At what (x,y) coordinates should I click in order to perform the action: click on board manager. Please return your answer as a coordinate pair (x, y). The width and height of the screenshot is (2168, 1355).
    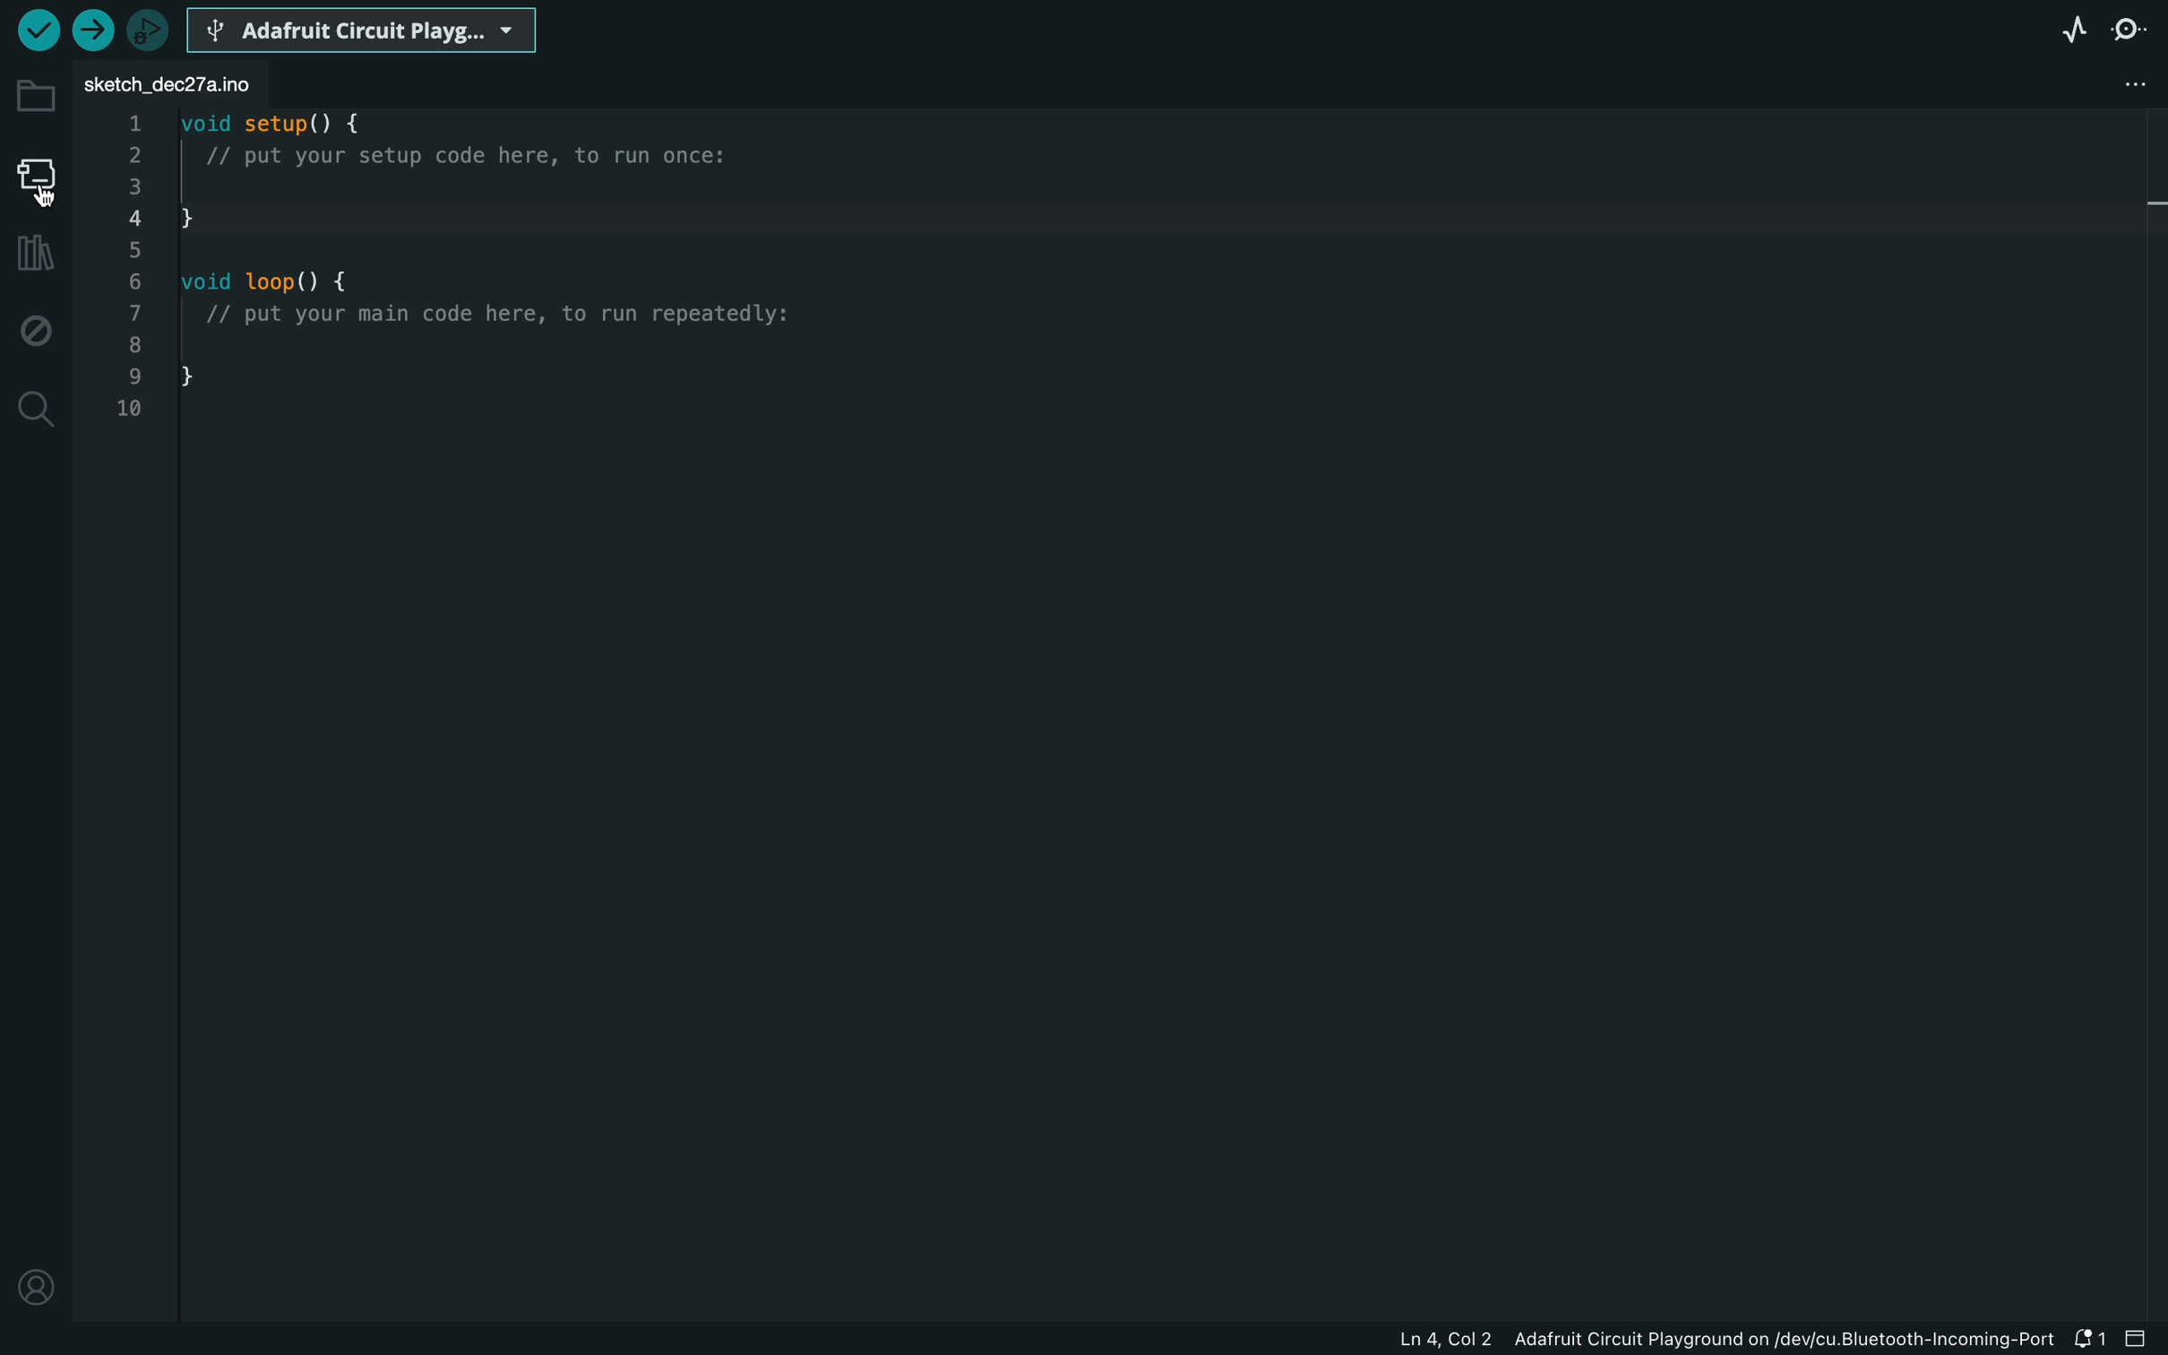
    Looking at the image, I should click on (39, 177).